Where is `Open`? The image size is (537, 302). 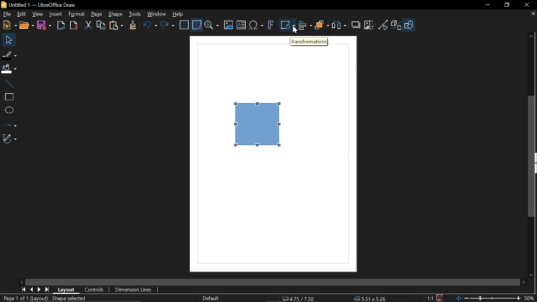 Open is located at coordinates (27, 25).